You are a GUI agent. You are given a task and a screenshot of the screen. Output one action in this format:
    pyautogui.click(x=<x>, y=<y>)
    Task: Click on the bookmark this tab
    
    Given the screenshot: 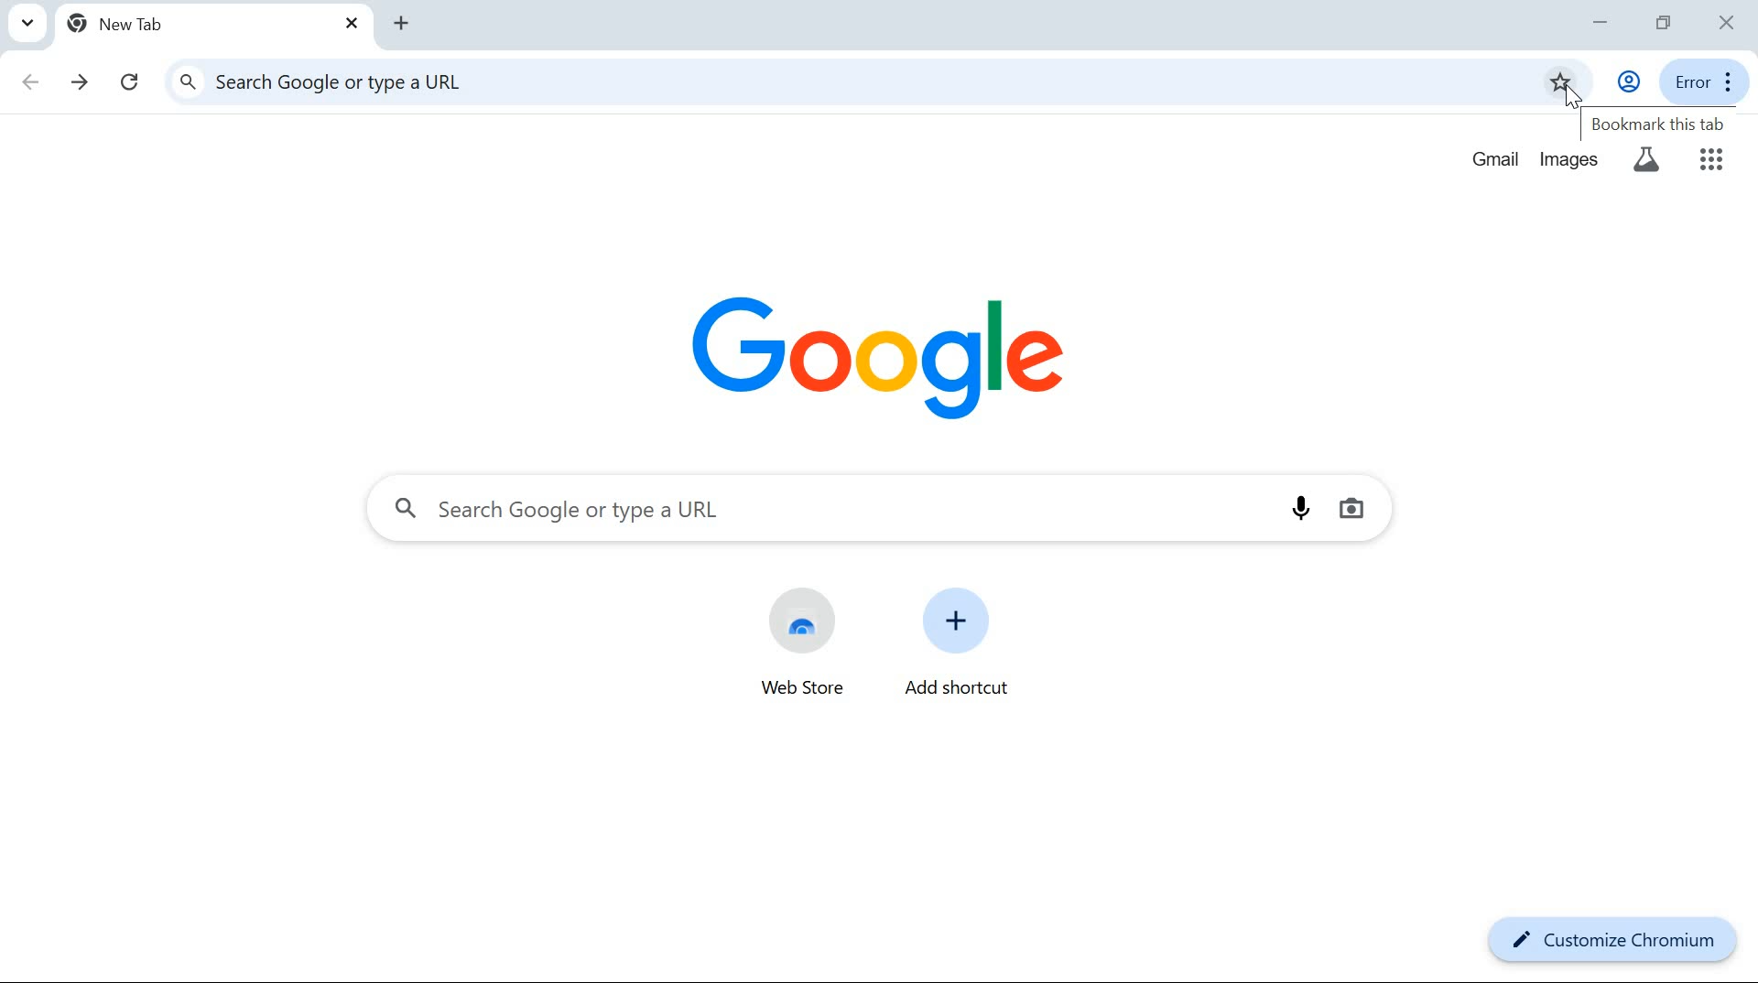 What is the action you would take?
    pyautogui.click(x=1657, y=124)
    